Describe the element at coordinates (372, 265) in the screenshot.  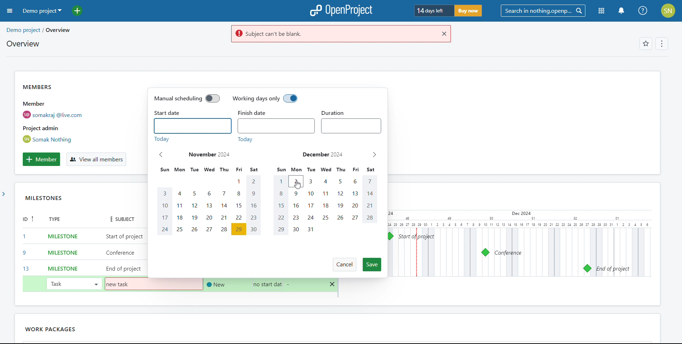
I see `save` at that location.